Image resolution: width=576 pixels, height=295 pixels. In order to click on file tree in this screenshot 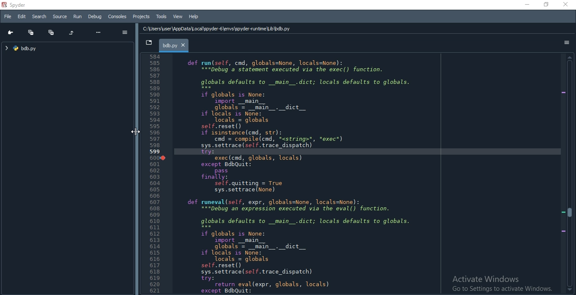, I will do `click(26, 48)`.